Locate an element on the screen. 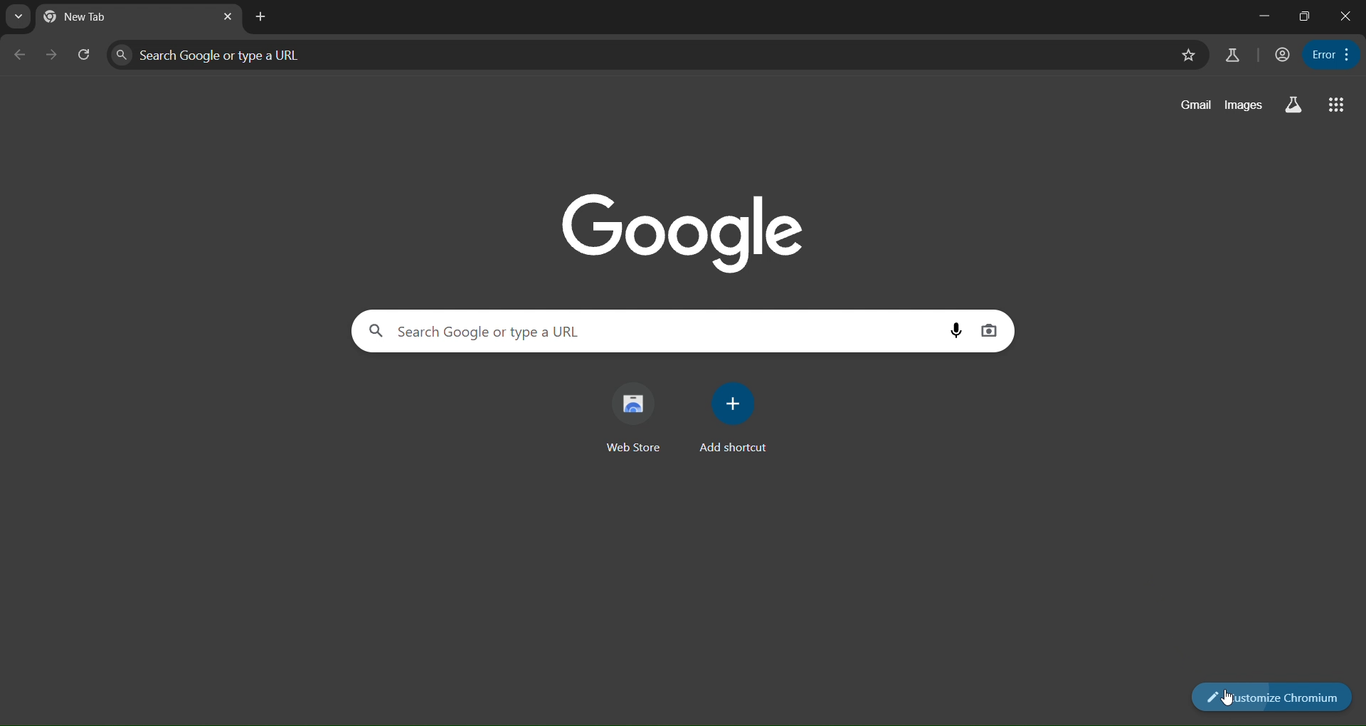 This screenshot has height=726, width=1366. gmail is located at coordinates (1196, 104).